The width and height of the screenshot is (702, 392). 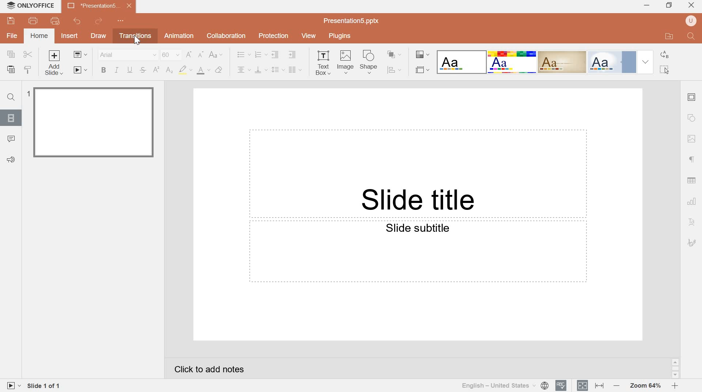 I want to click on start slideshow, so click(x=80, y=71).